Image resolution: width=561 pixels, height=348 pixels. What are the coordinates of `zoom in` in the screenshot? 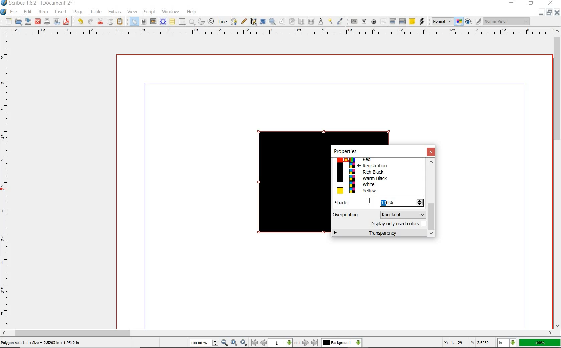 It's located at (244, 342).